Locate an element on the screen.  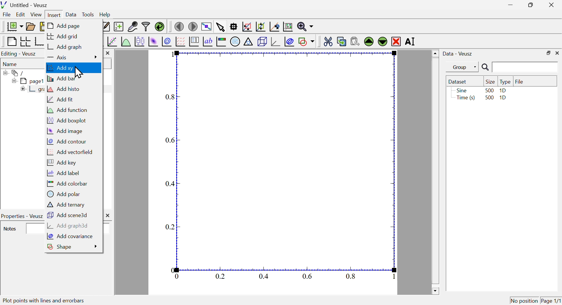
time(s) is located at coordinates (465, 98).